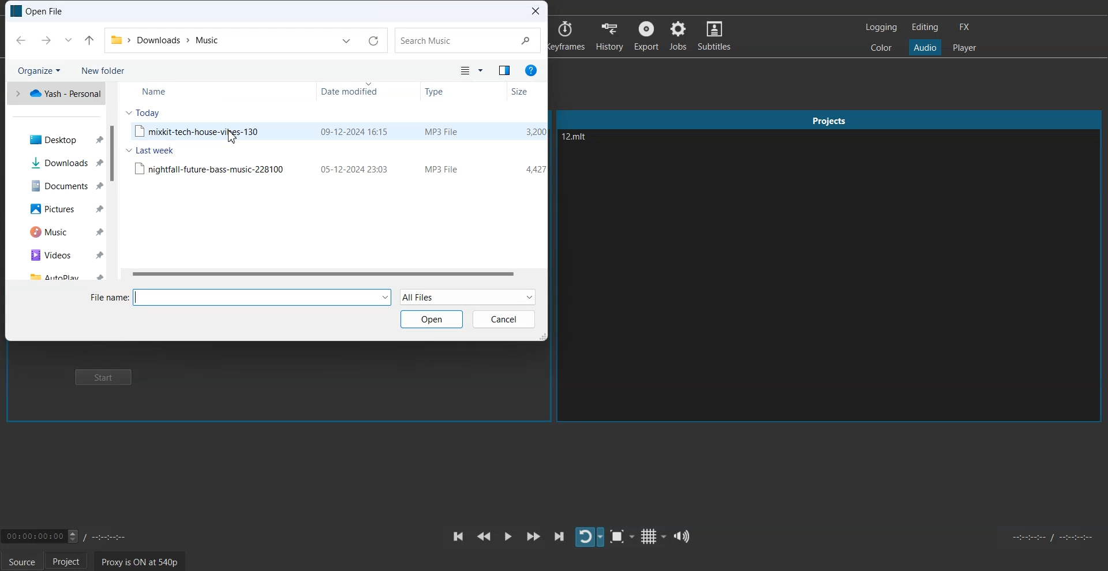 This screenshot has width=1108, height=571. What do you see at coordinates (679, 36) in the screenshot?
I see `Jobs` at bounding box center [679, 36].